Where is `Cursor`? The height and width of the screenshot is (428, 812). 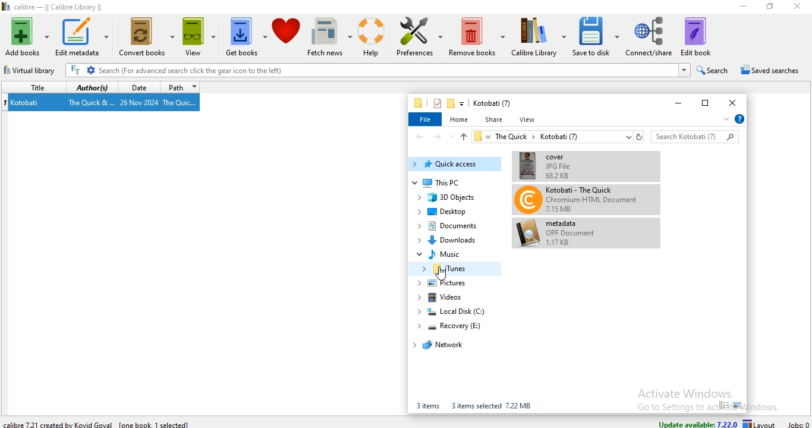
Cursor is located at coordinates (442, 273).